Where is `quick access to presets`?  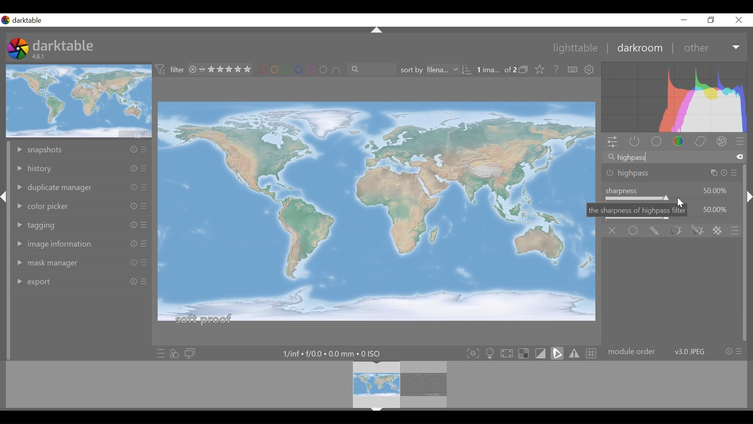
quick access to presets is located at coordinates (159, 354).